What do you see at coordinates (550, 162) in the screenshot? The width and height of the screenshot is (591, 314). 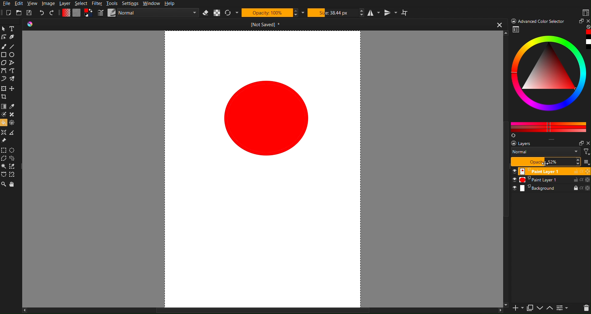 I see `Opacity` at bounding box center [550, 162].